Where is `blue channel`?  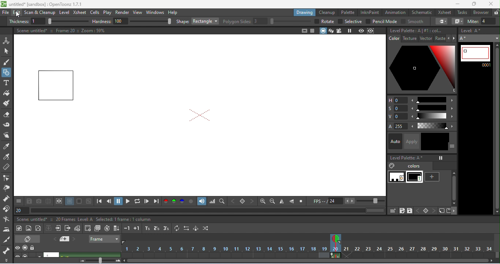 blue channel is located at coordinates (182, 201).